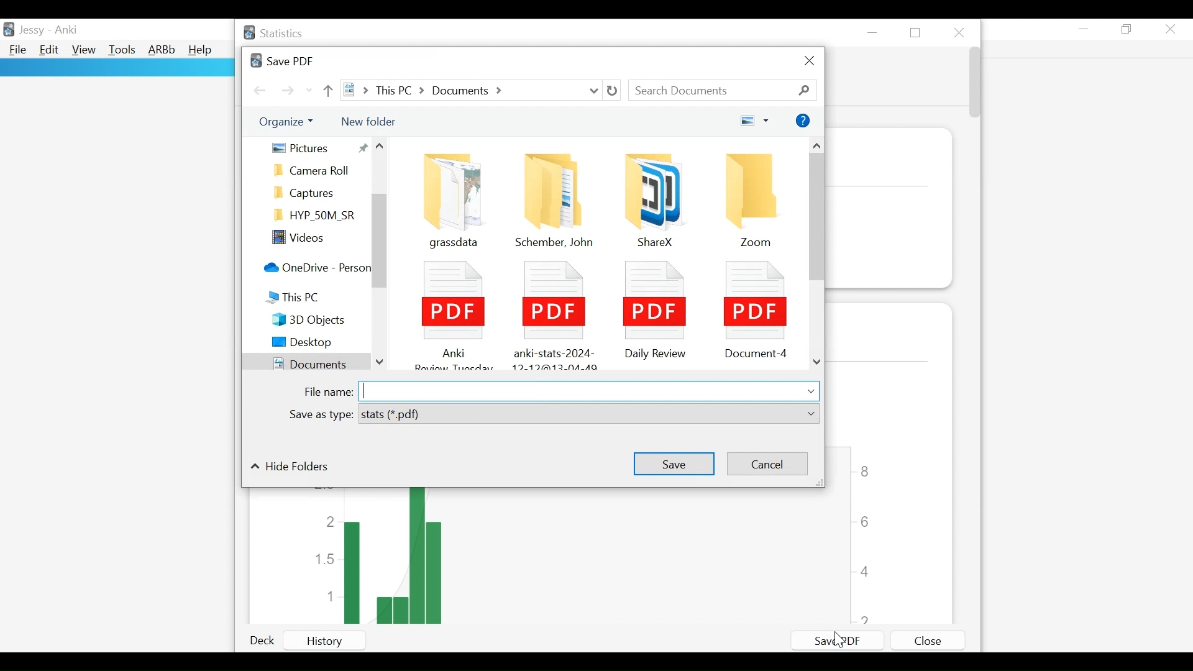 This screenshot has height=671, width=1193. Describe the element at coordinates (319, 416) in the screenshot. I see `Save as type` at that location.